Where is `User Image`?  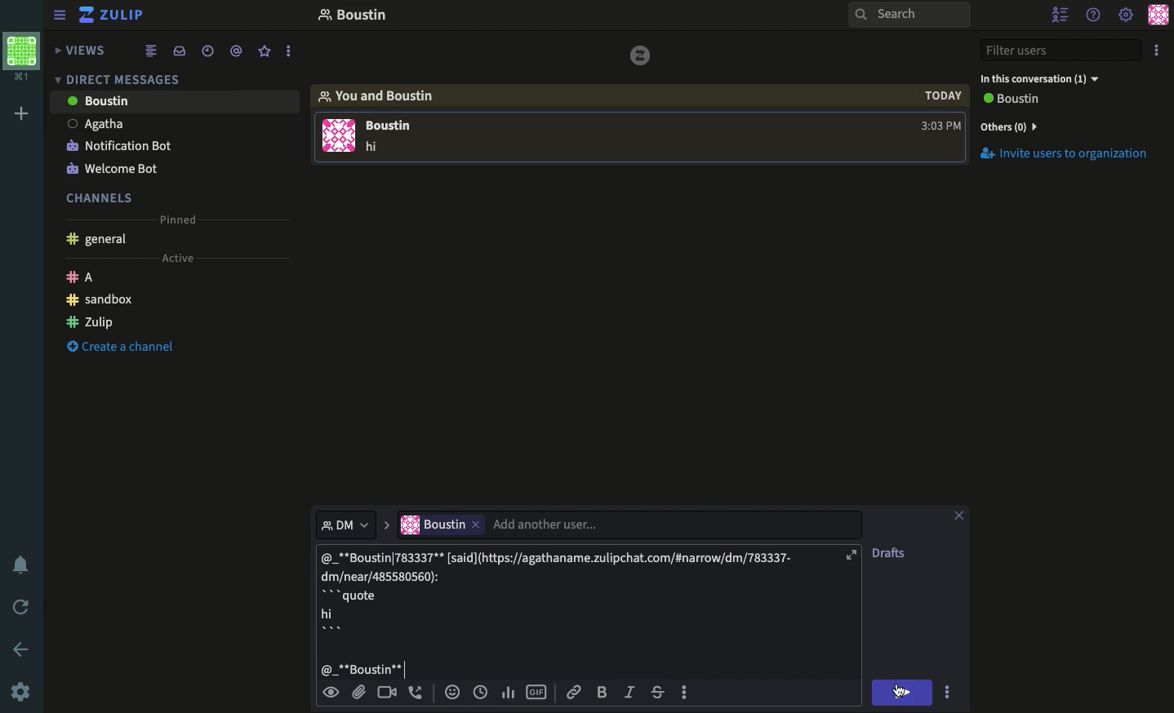 User Image is located at coordinates (339, 139).